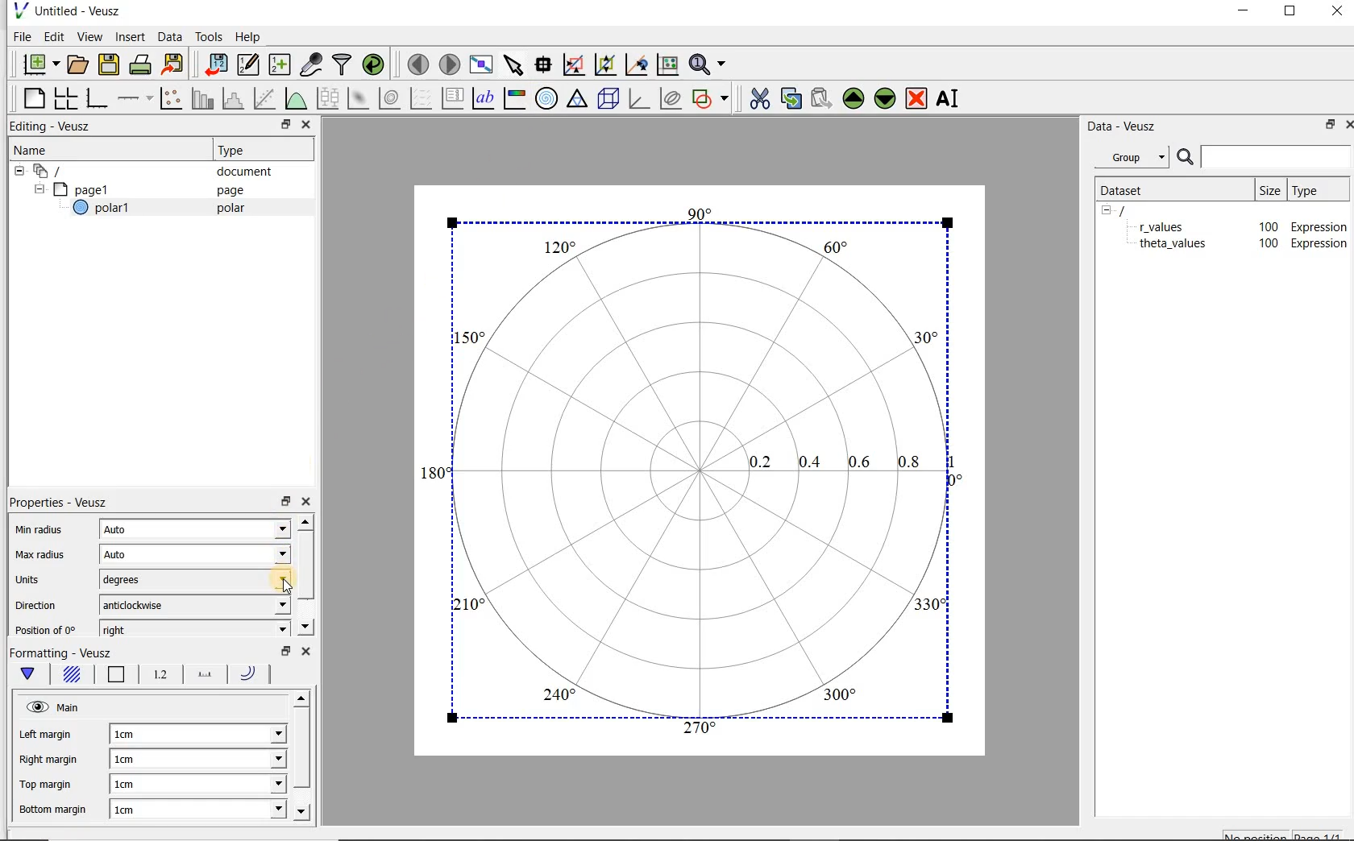 The image size is (1354, 841). Describe the element at coordinates (712, 97) in the screenshot. I see `add a shape to the plot` at that location.